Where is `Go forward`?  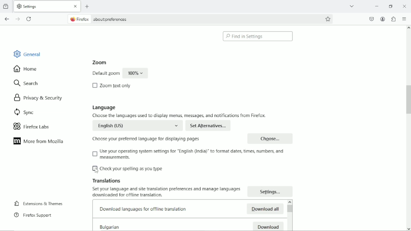 Go forward is located at coordinates (18, 19).